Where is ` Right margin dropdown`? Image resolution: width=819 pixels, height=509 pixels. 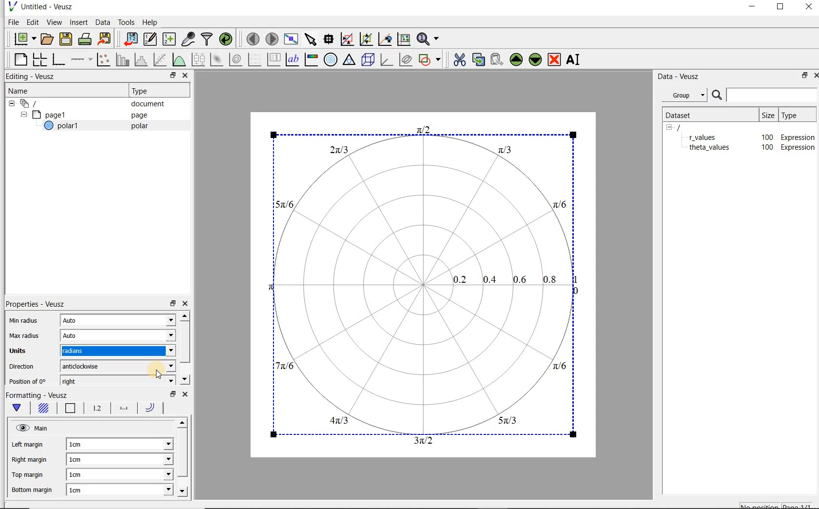
 Right margin dropdown is located at coordinates (152, 460).